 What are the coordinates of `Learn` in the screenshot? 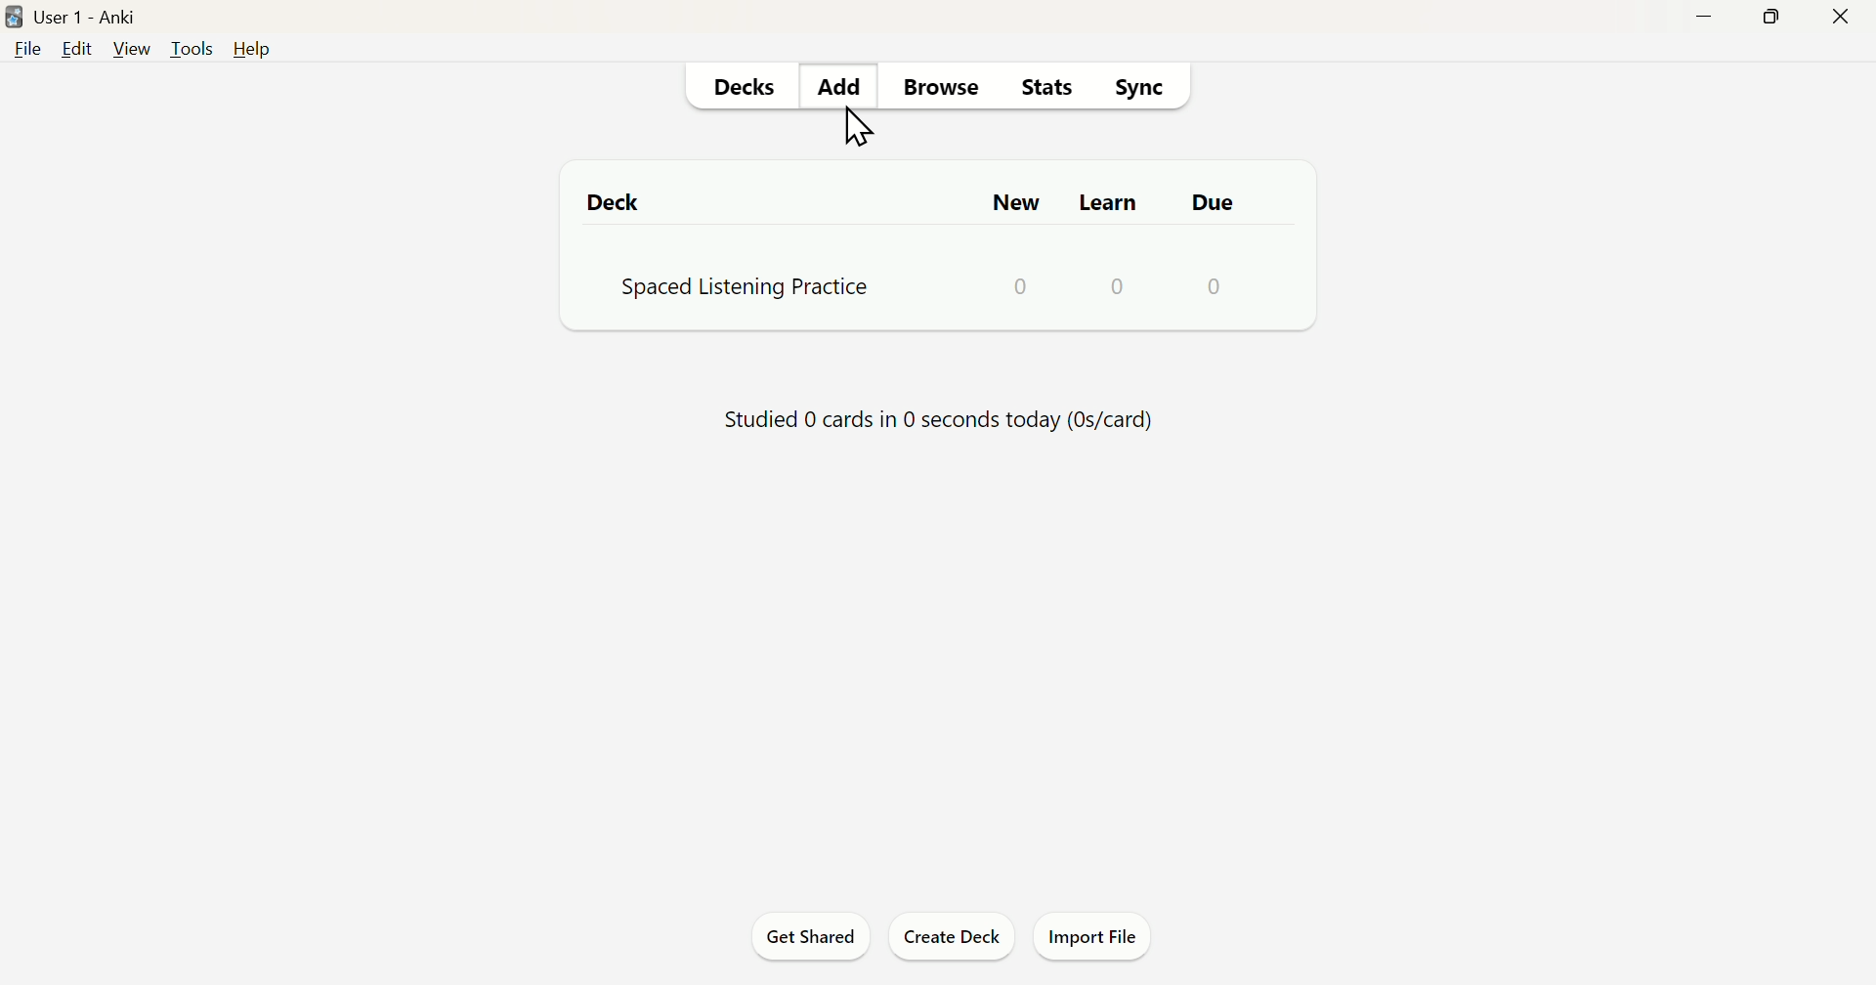 It's located at (1106, 203).